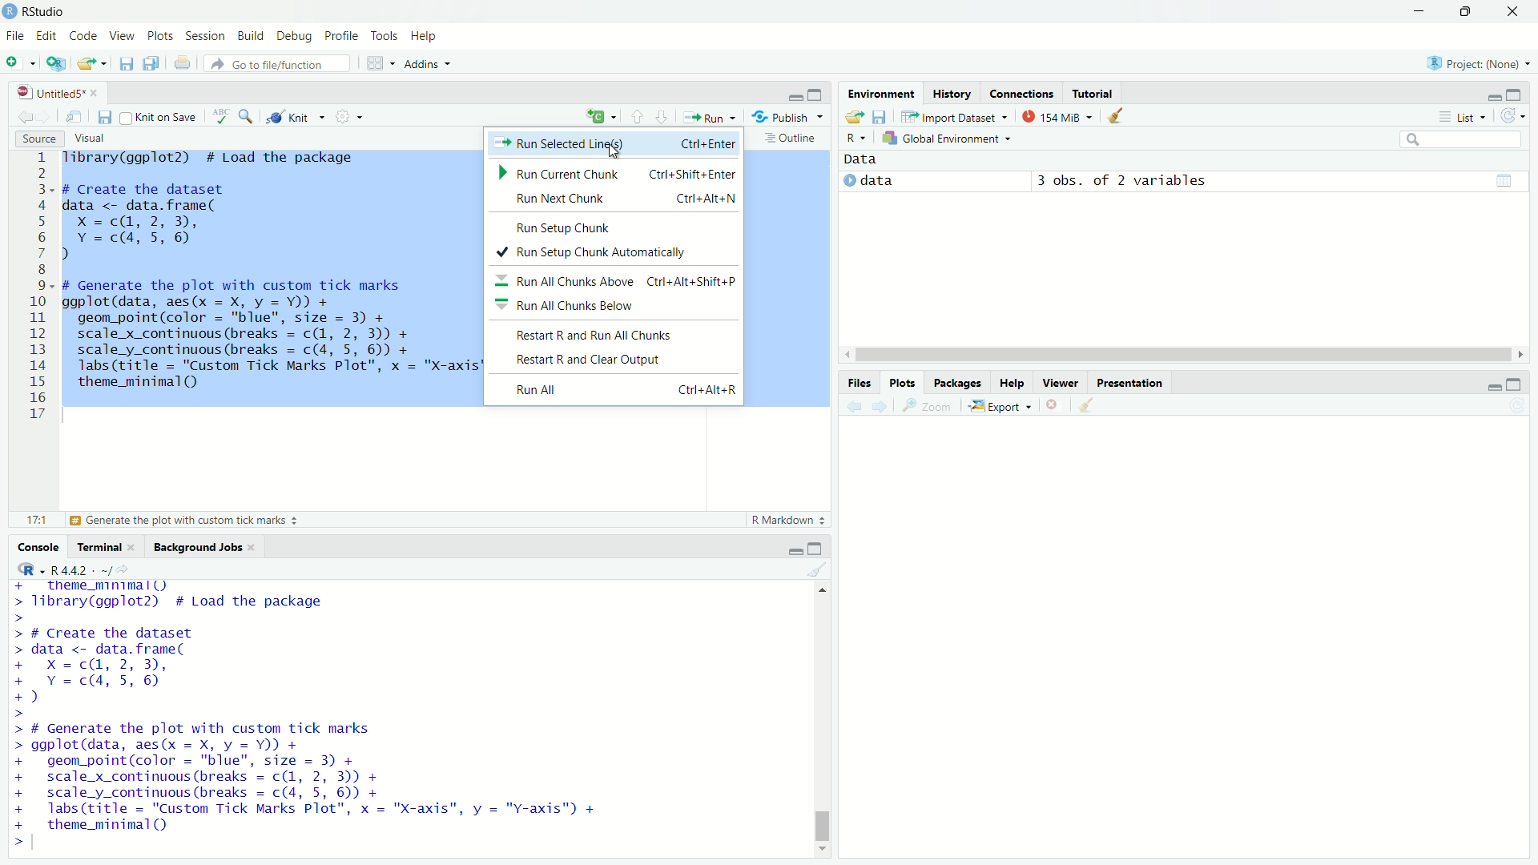  Describe the element at coordinates (93, 139) in the screenshot. I see `visual` at that location.